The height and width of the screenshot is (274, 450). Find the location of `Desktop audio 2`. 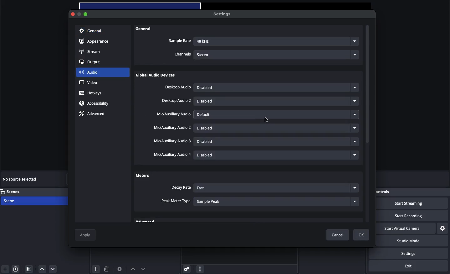

Desktop audio 2 is located at coordinates (177, 101).